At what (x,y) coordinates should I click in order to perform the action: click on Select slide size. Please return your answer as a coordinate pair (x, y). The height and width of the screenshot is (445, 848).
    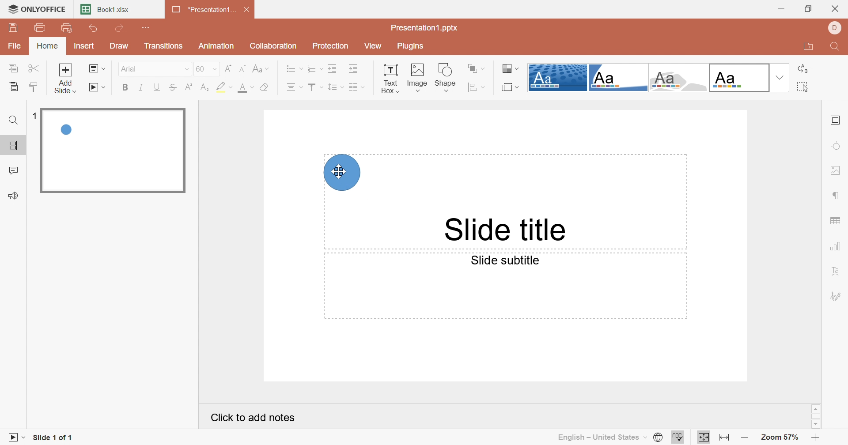
    Looking at the image, I should click on (511, 87).